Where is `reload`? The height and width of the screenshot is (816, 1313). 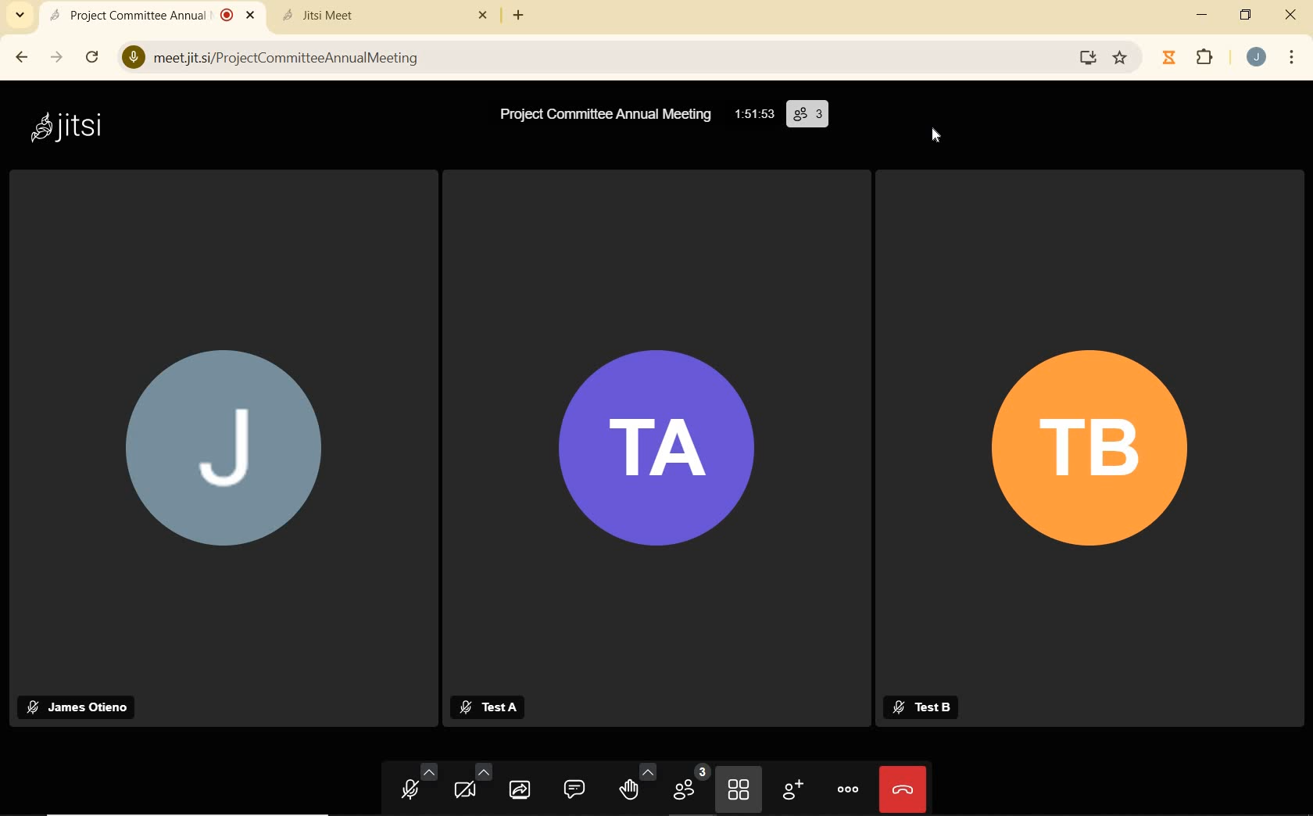
reload is located at coordinates (94, 56).